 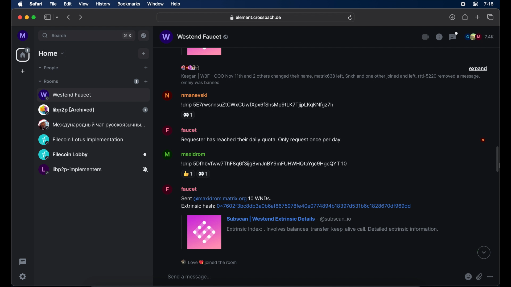 What do you see at coordinates (48, 17) in the screenshot?
I see `show sidebar` at bounding box center [48, 17].